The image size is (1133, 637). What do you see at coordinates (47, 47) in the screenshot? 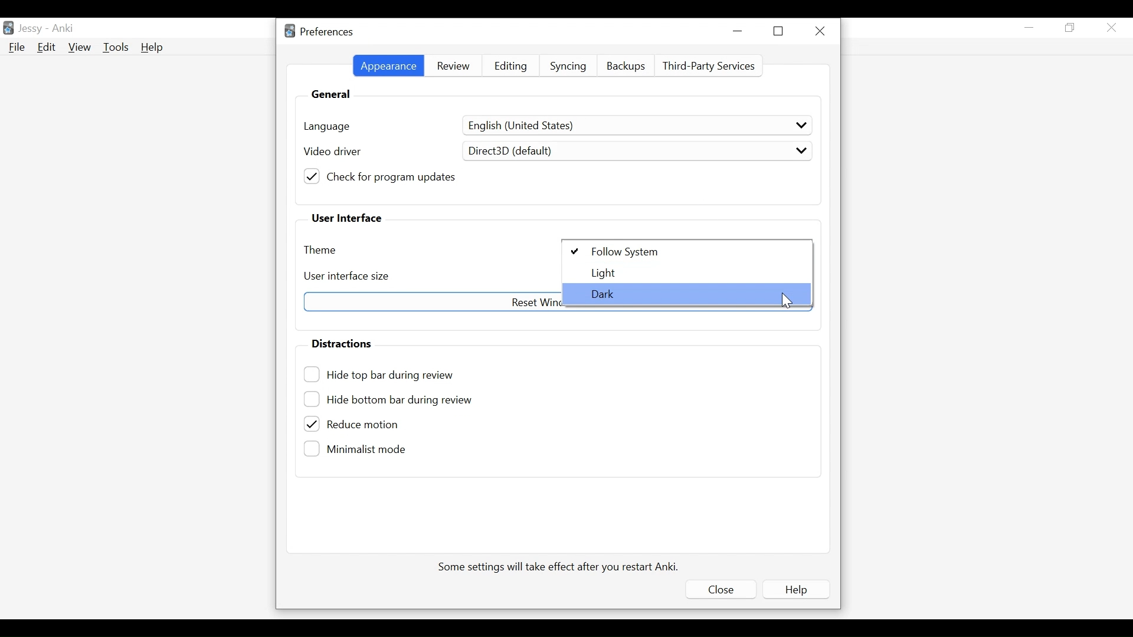
I see `Edit` at bounding box center [47, 47].